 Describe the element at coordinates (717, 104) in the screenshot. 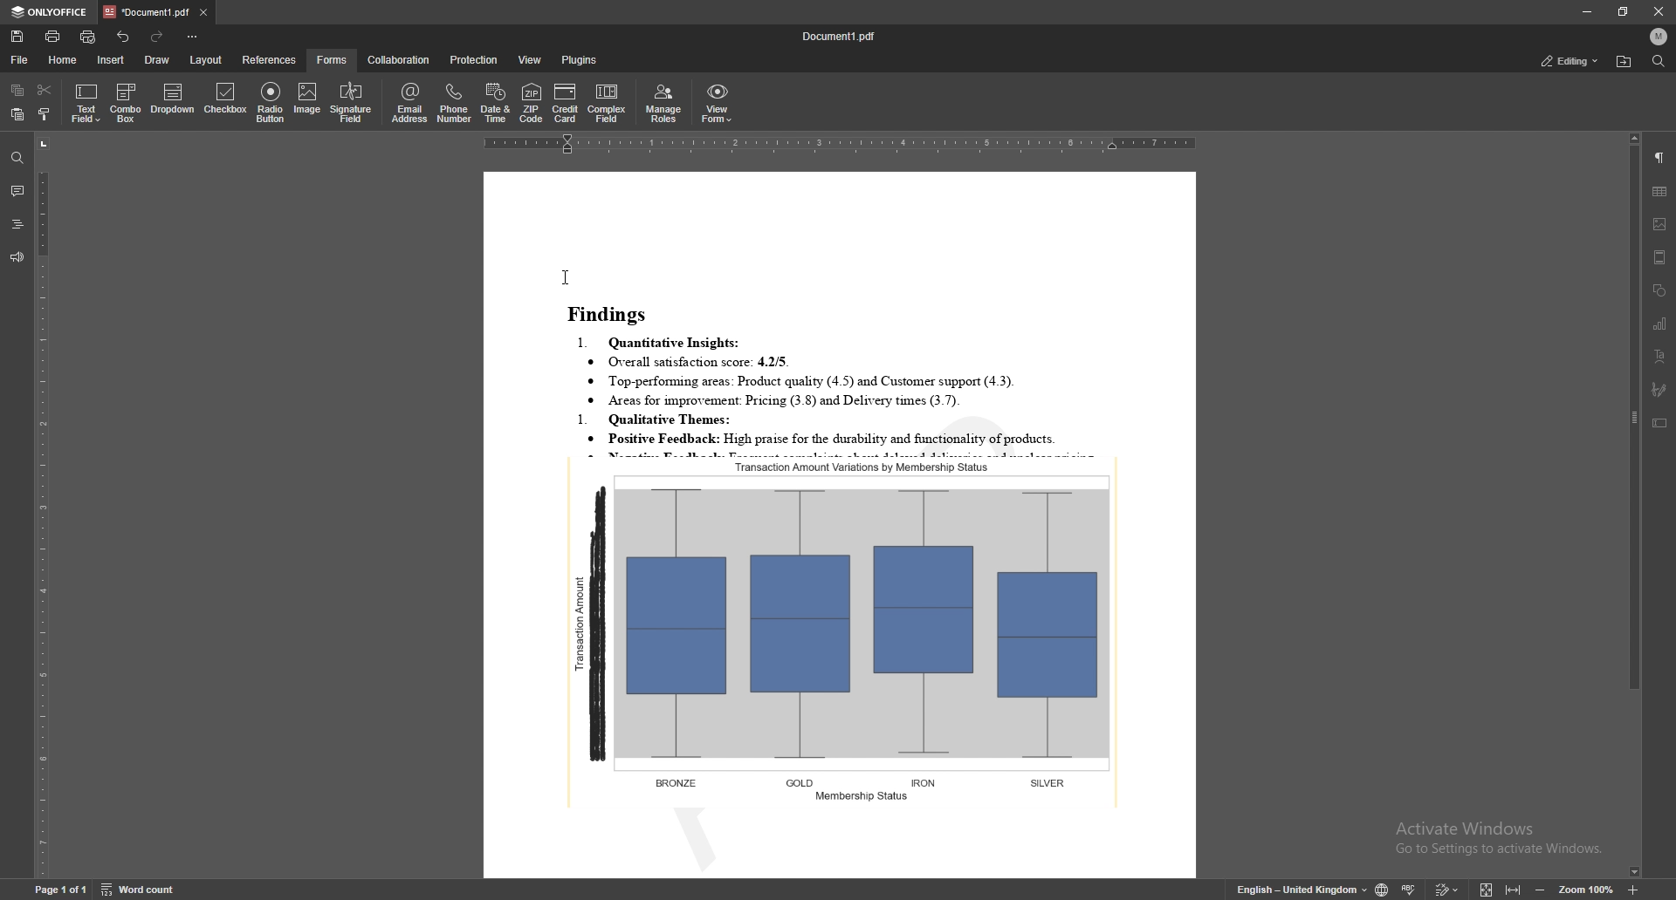

I see `view form` at that location.